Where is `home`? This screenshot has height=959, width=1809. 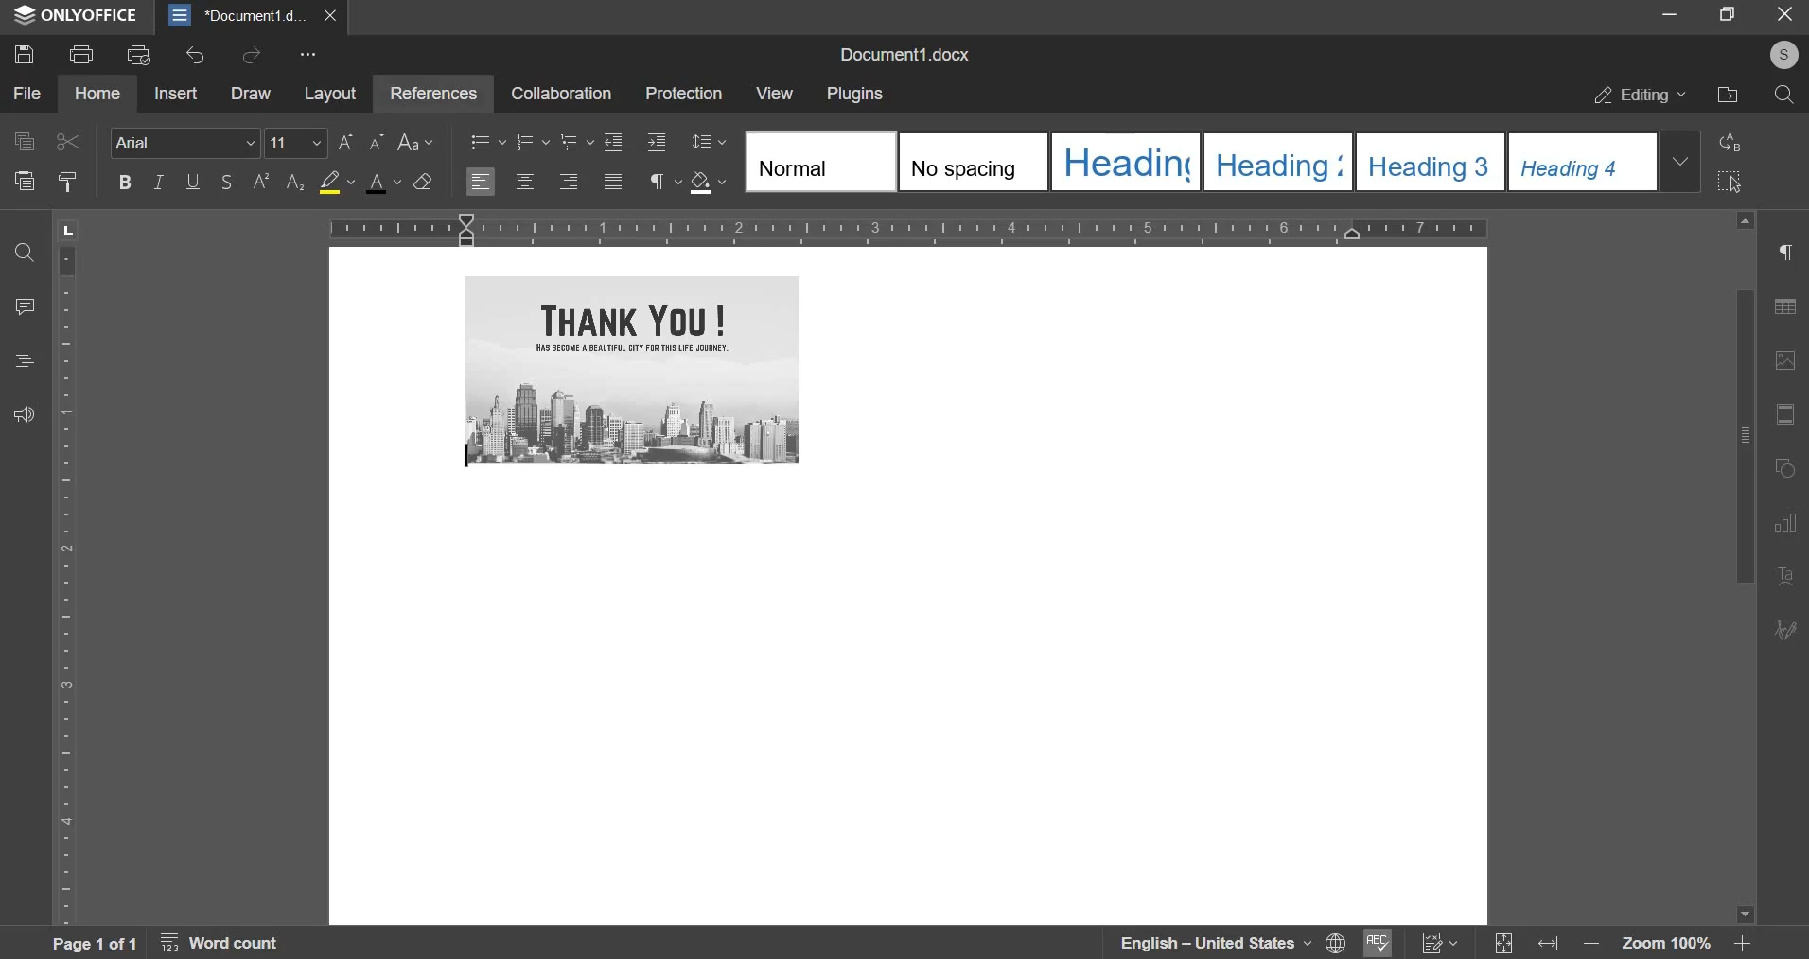
home is located at coordinates (98, 94).